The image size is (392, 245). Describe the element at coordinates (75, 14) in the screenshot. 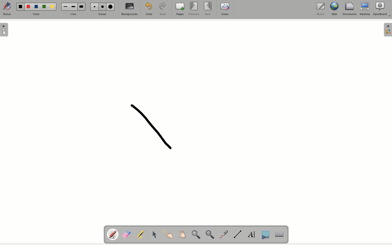

I see `Line` at that location.